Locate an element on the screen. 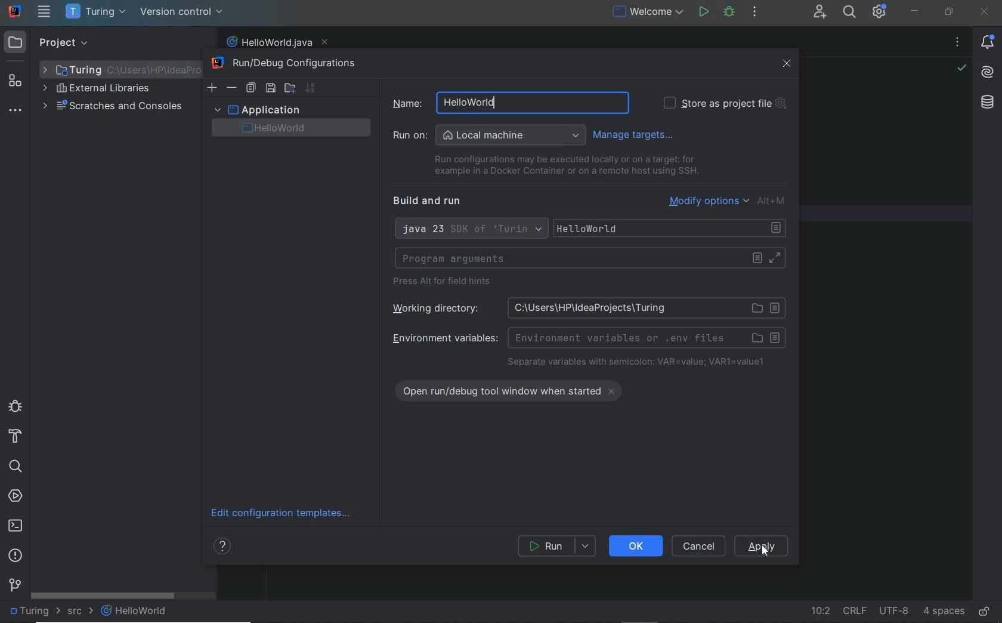 The image size is (1002, 623). MINIMIZE is located at coordinates (914, 11).